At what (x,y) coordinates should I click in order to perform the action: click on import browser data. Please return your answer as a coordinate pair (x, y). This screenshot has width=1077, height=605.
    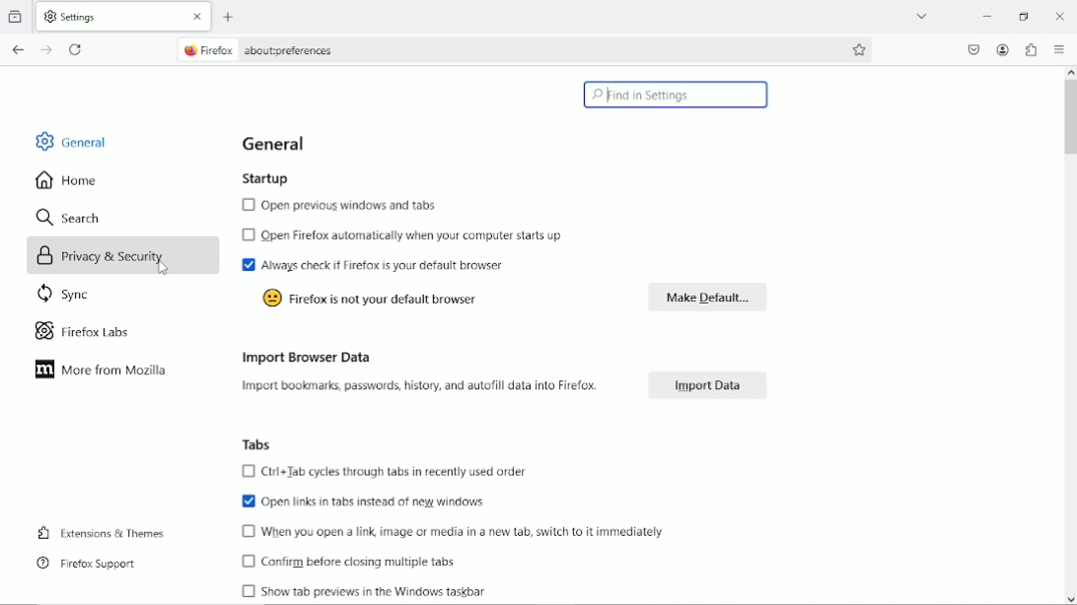
    Looking at the image, I should click on (301, 357).